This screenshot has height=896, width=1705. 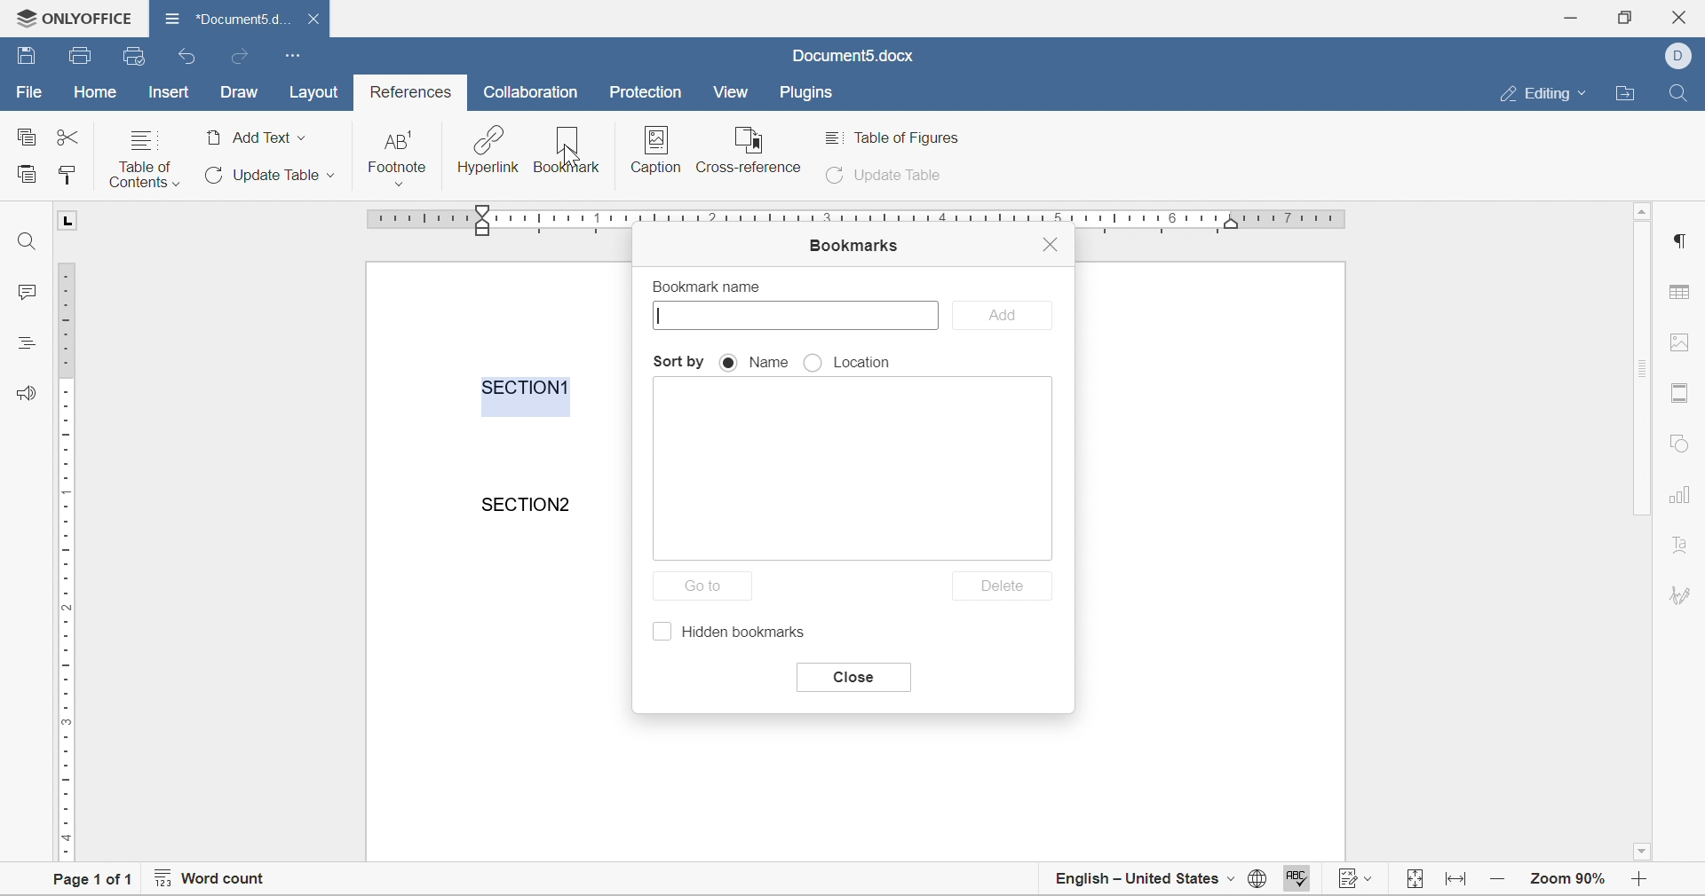 I want to click on find, so click(x=28, y=241).